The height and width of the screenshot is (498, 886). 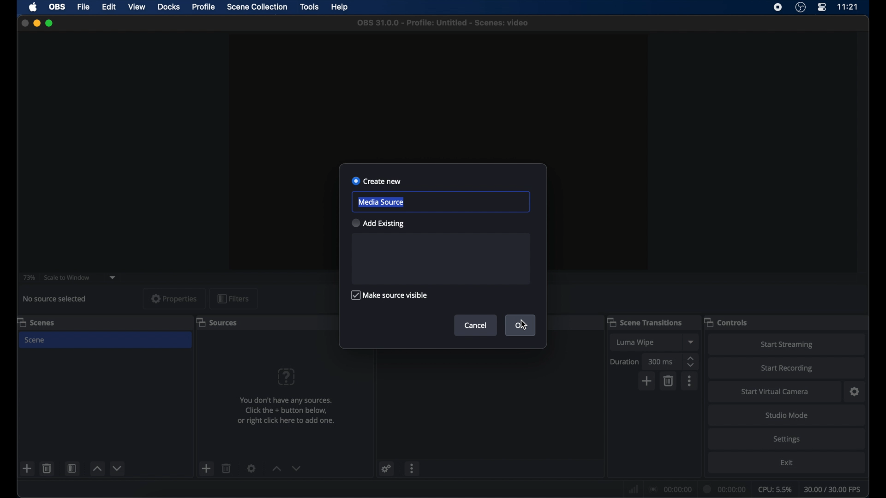 I want to click on luma wipe, so click(x=635, y=343).